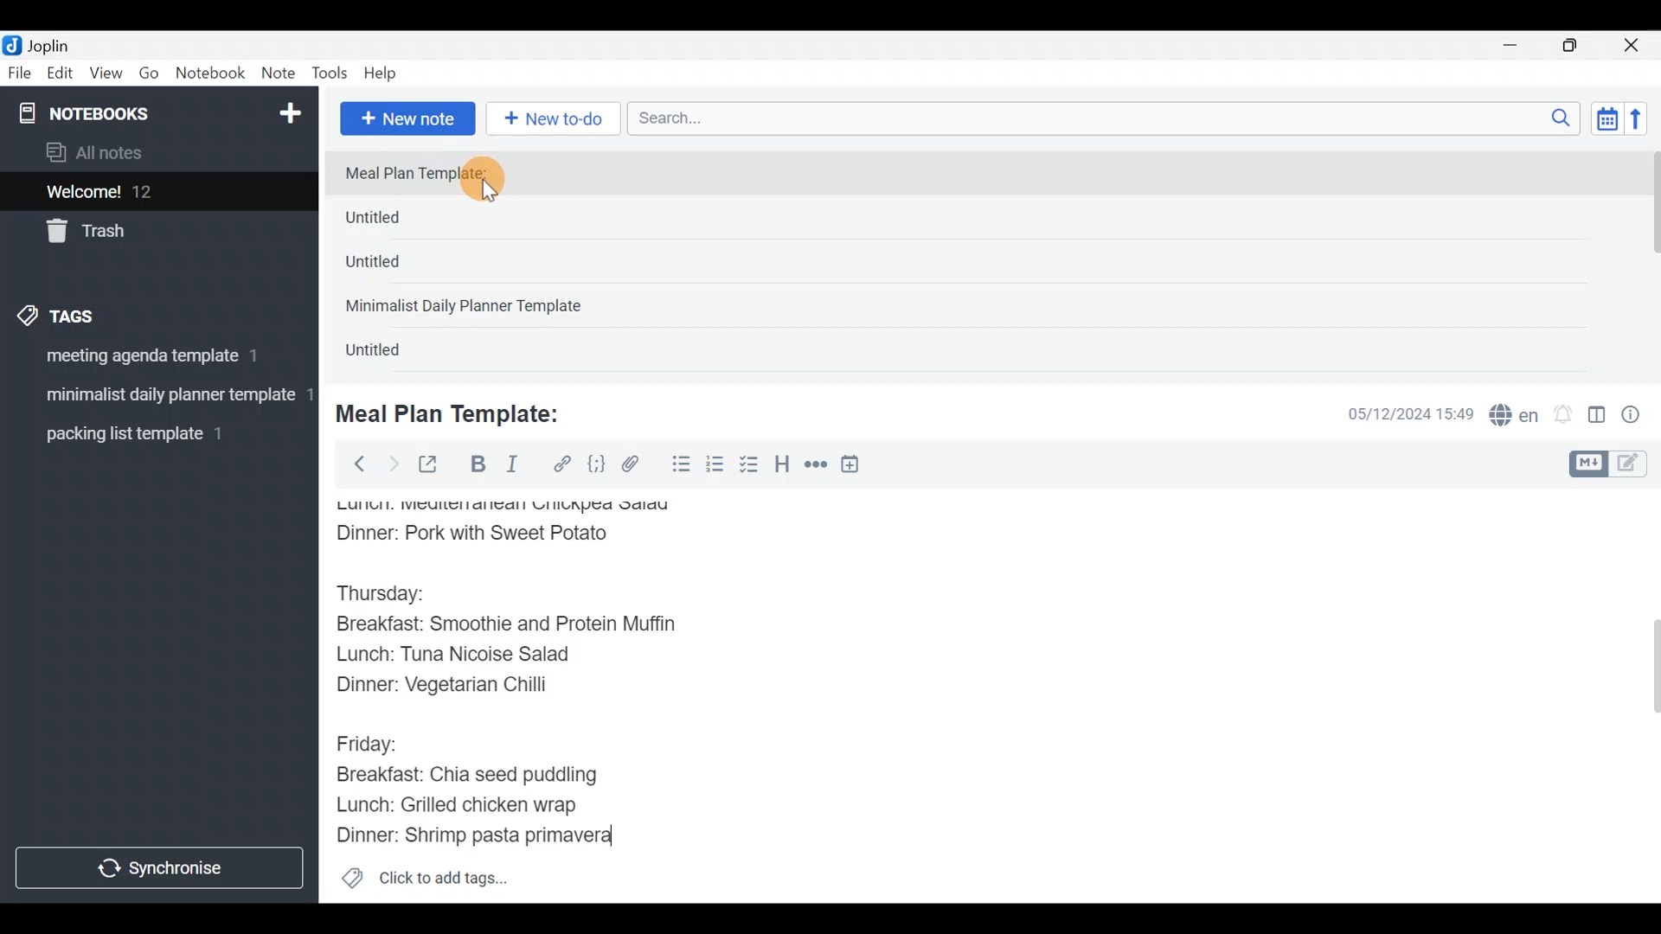  I want to click on Meal Plan Template:, so click(426, 174).